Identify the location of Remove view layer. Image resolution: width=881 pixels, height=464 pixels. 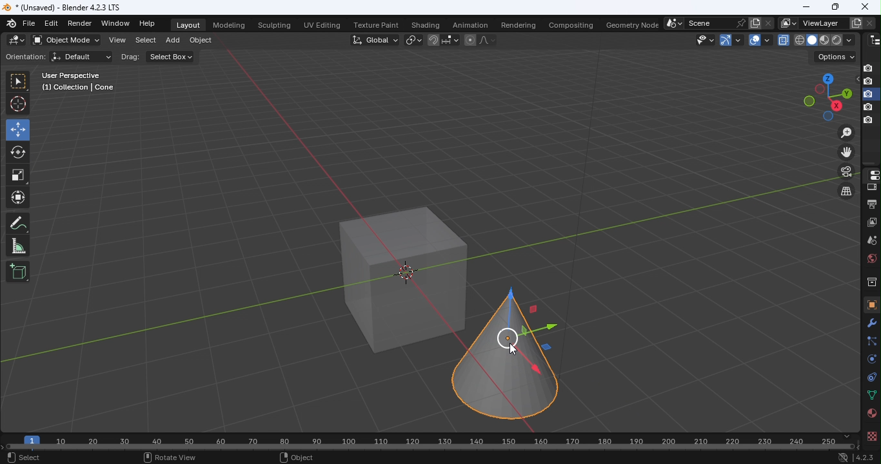
(869, 21).